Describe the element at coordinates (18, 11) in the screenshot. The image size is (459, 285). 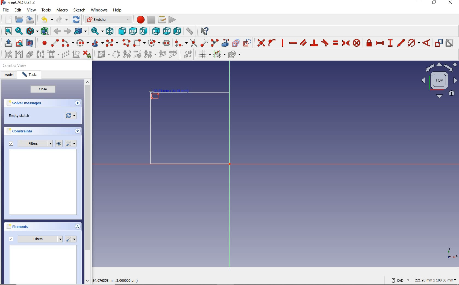
I see `edit` at that location.